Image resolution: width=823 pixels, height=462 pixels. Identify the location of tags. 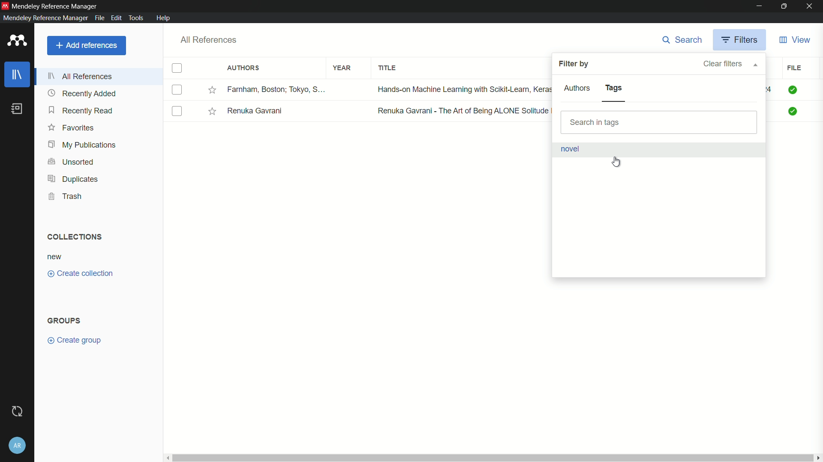
(614, 88).